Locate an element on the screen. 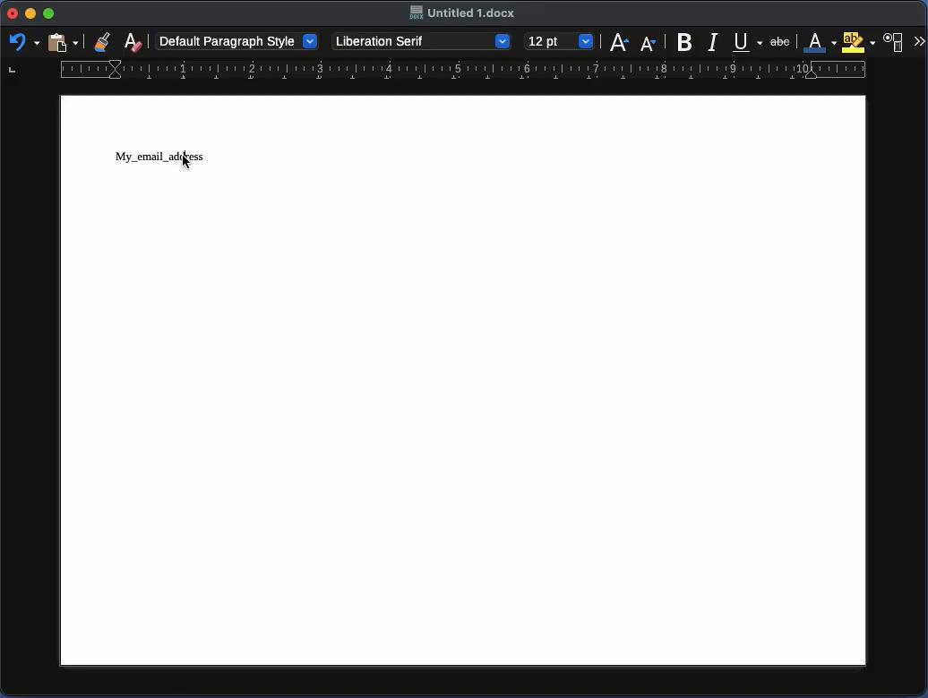 This screenshot has width=928, height=698. Size increase is located at coordinates (619, 42).